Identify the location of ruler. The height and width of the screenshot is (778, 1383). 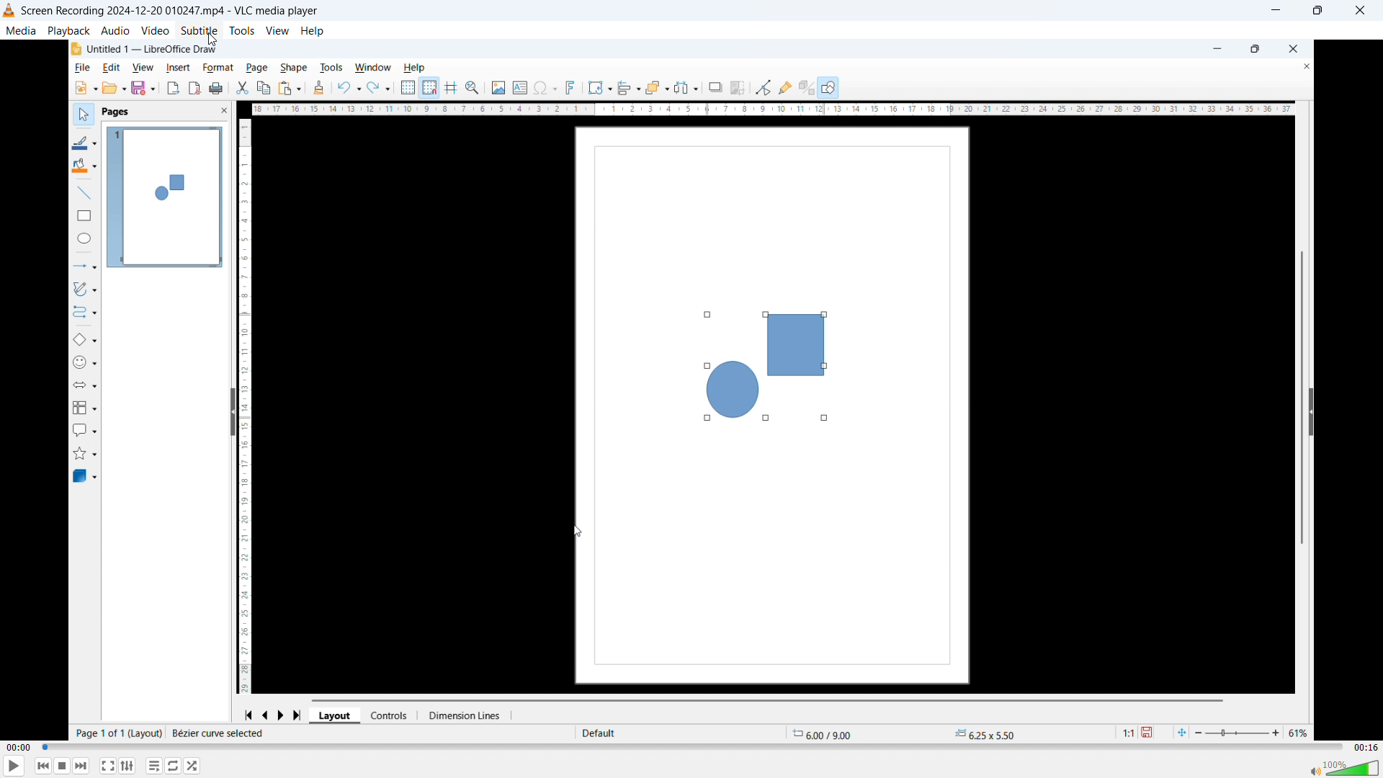
(773, 109).